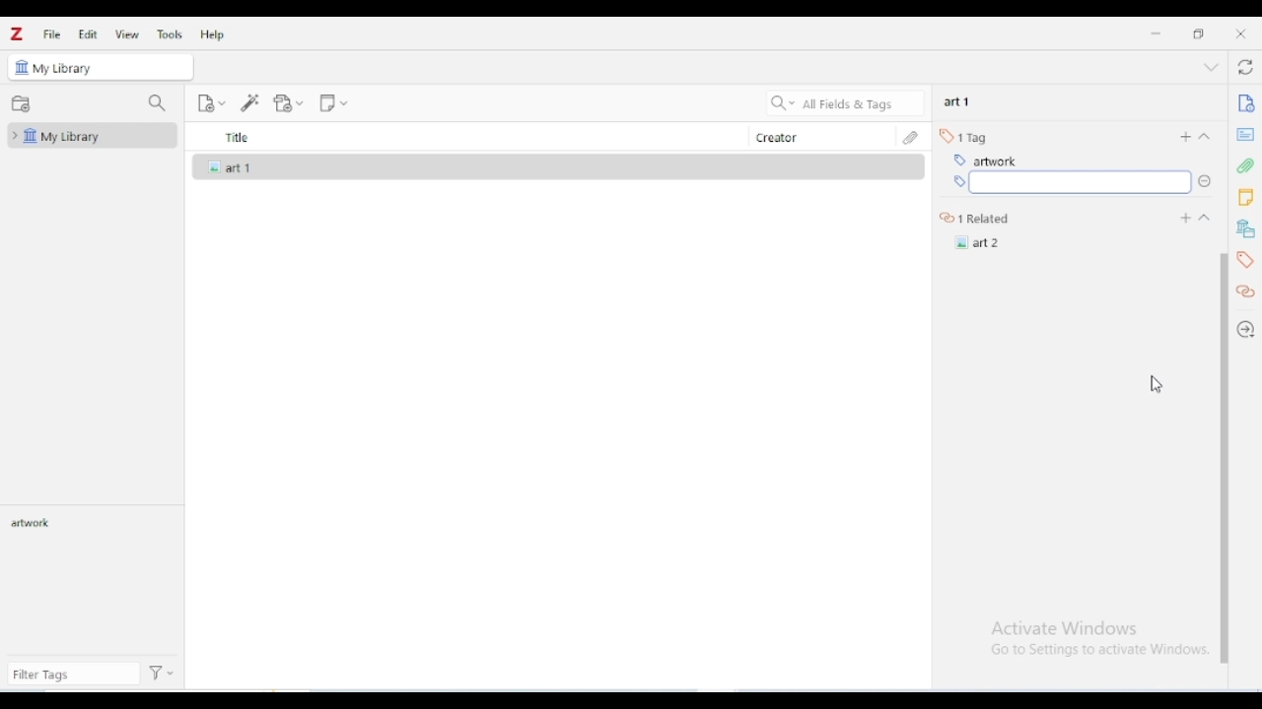 The image size is (1262, 709). What do you see at coordinates (1208, 181) in the screenshot?
I see `Drop down` at bounding box center [1208, 181].